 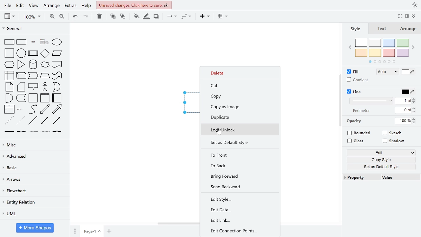 I want to click on opacity, so click(x=356, y=121).